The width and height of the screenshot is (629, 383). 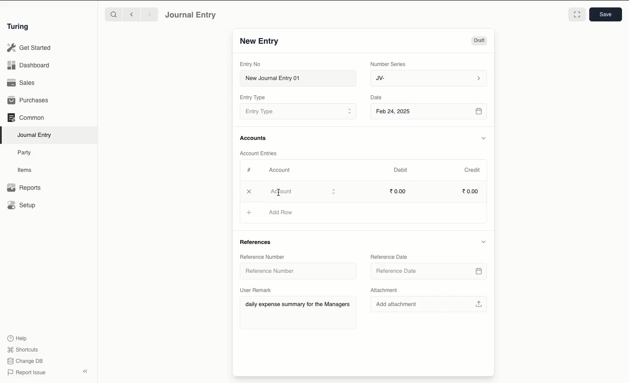 What do you see at coordinates (479, 41) in the screenshot?
I see `Draft` at bounding box center [479, 41].